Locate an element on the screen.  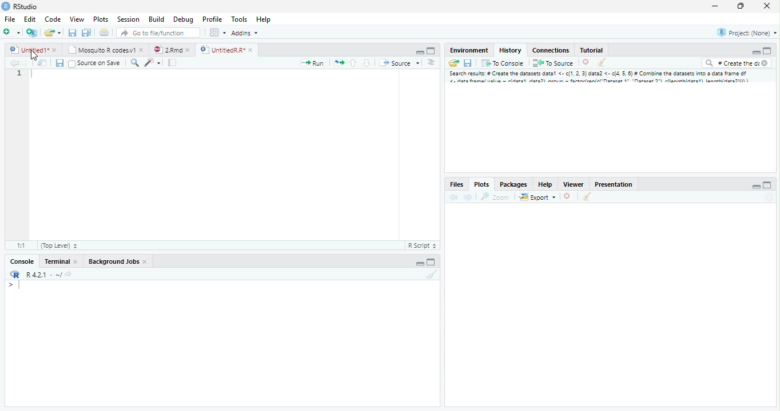
Tools is located at coordinates (240, 20).